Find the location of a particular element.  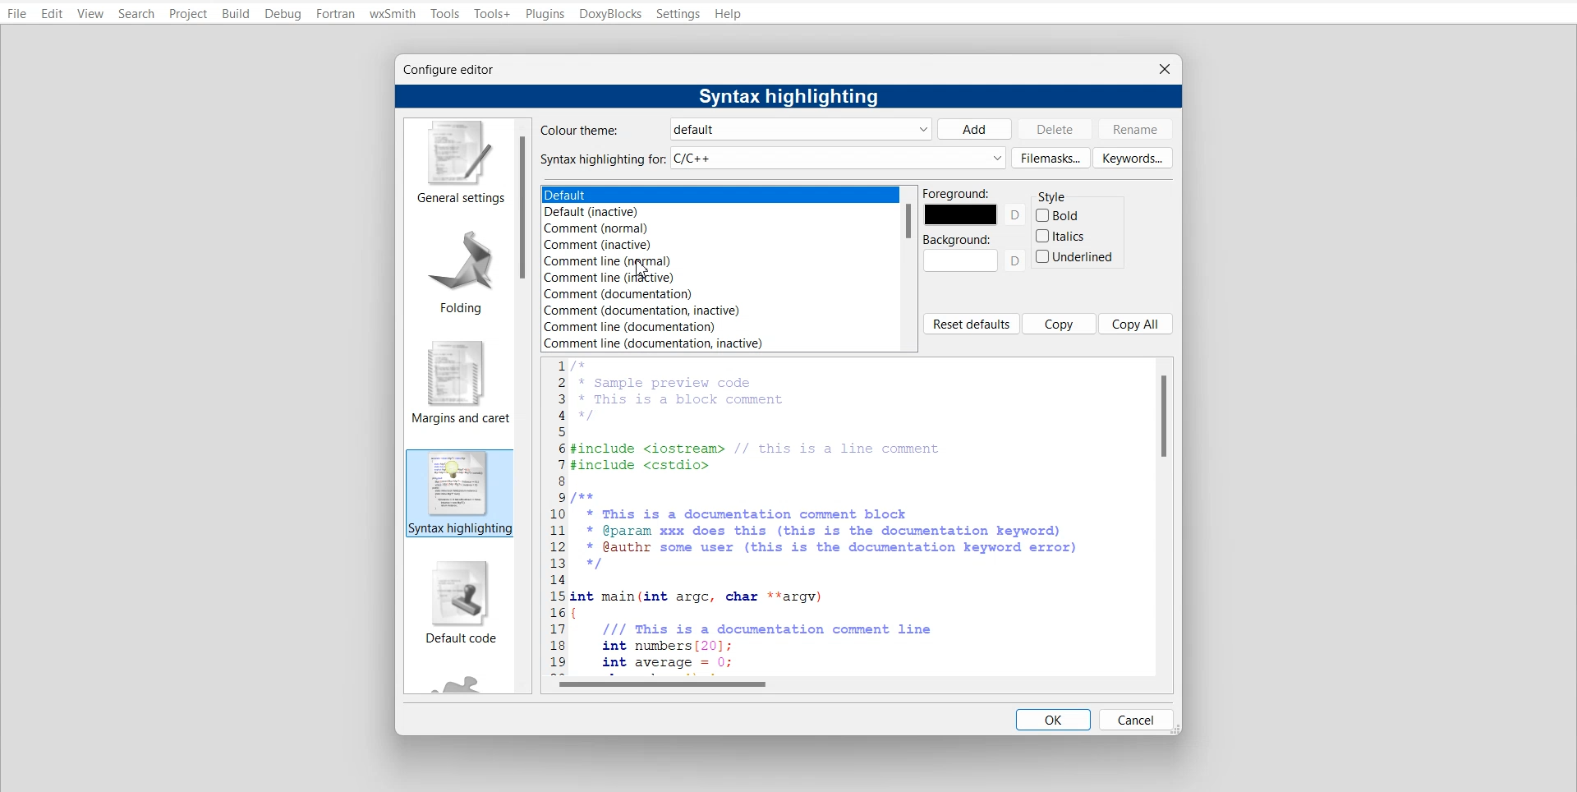

Vertical scroll bar is located at coordinates (1167, 515).